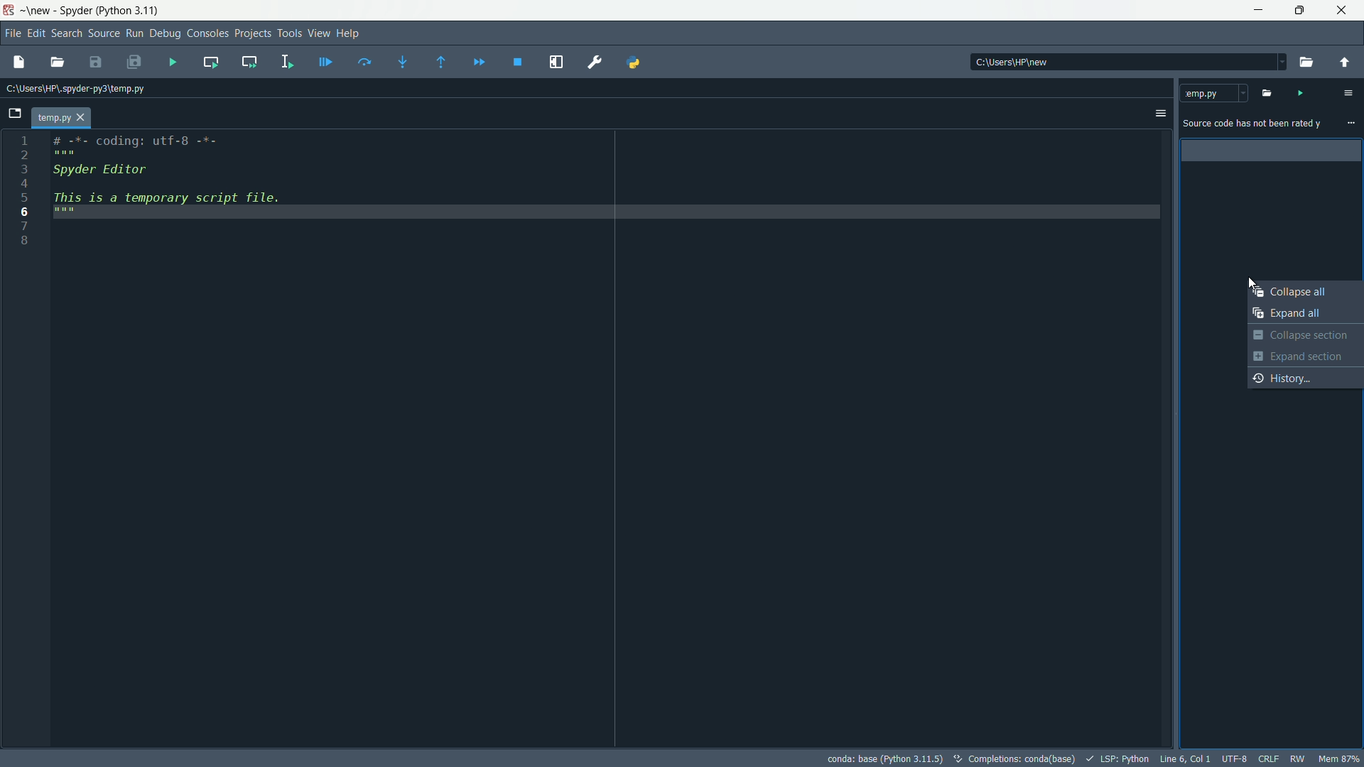  What do you see at coordinates (61, 119) in the screenshot?
I see `file name: temp.py` at bounding box center [61, 119].